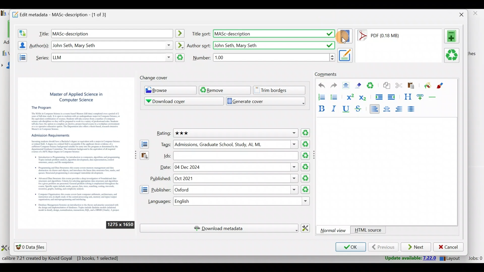 The image size is (484, 272). I want to click on , so click(120, 225).